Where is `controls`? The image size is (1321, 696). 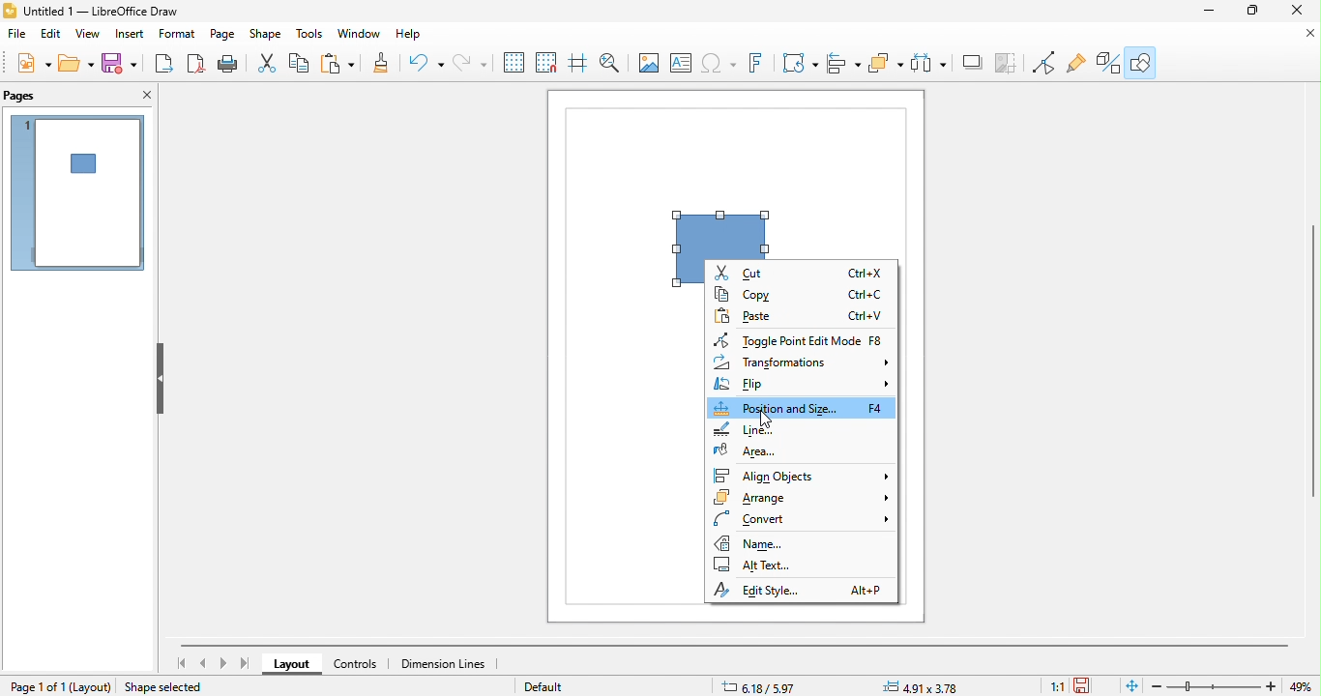 controls is located at coordinates (362, 664).